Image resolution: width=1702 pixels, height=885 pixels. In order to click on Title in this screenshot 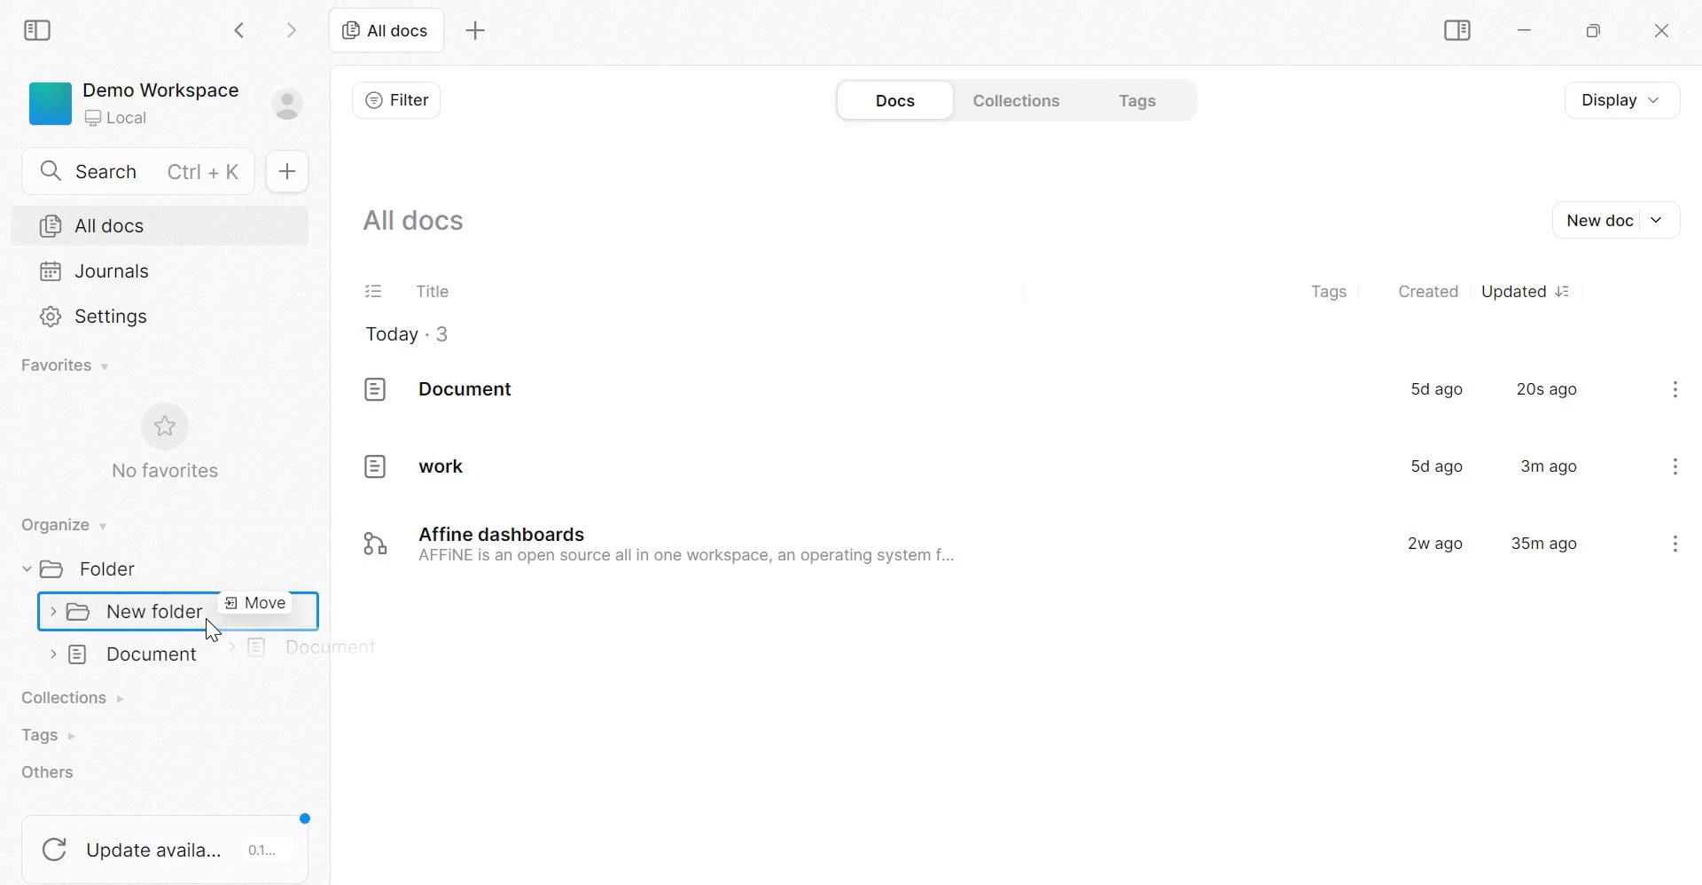, I will do `click(432, 289)`.